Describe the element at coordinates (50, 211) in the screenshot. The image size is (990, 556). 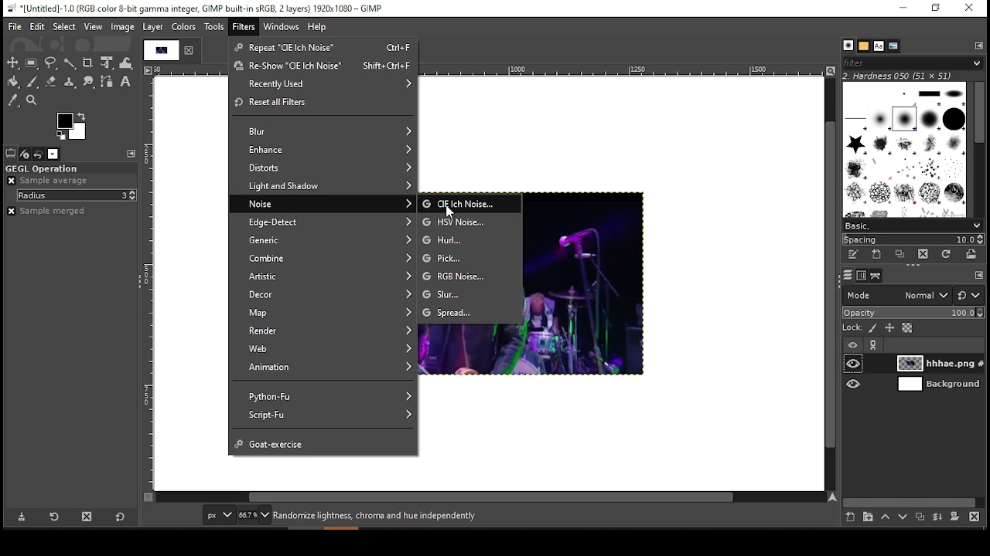
I see `sample merged` at that location.